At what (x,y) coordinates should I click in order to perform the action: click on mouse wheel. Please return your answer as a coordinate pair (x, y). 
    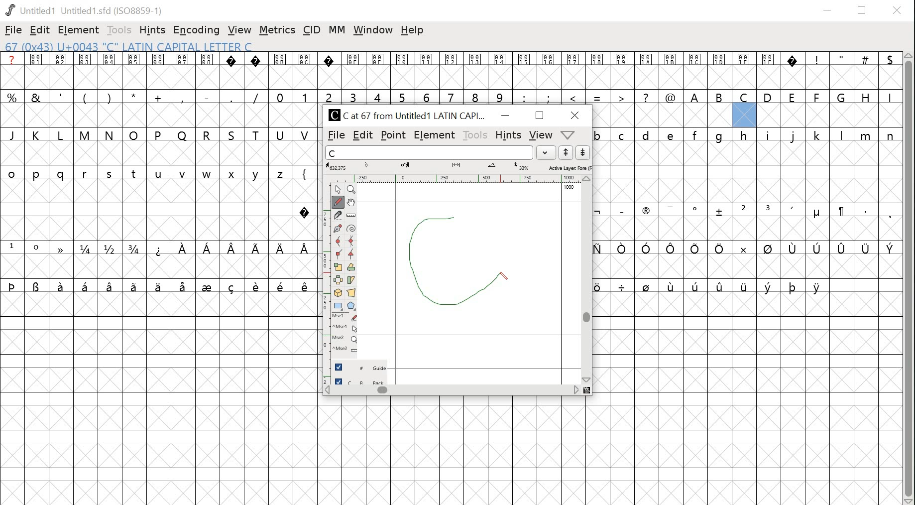
    Looking at the image, I should click on (346, 340).